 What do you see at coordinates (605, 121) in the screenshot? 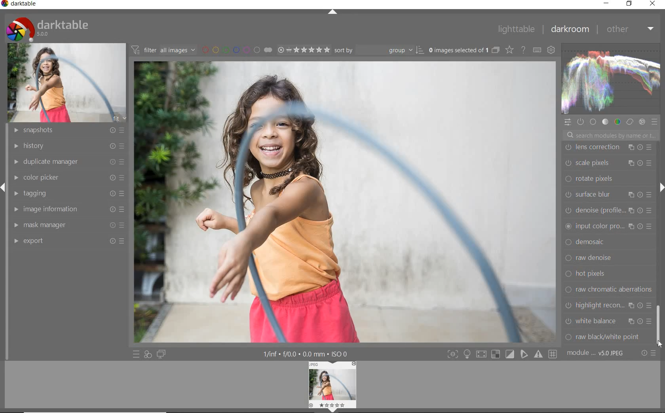
I see `tone` at bounding box center [605, 121].